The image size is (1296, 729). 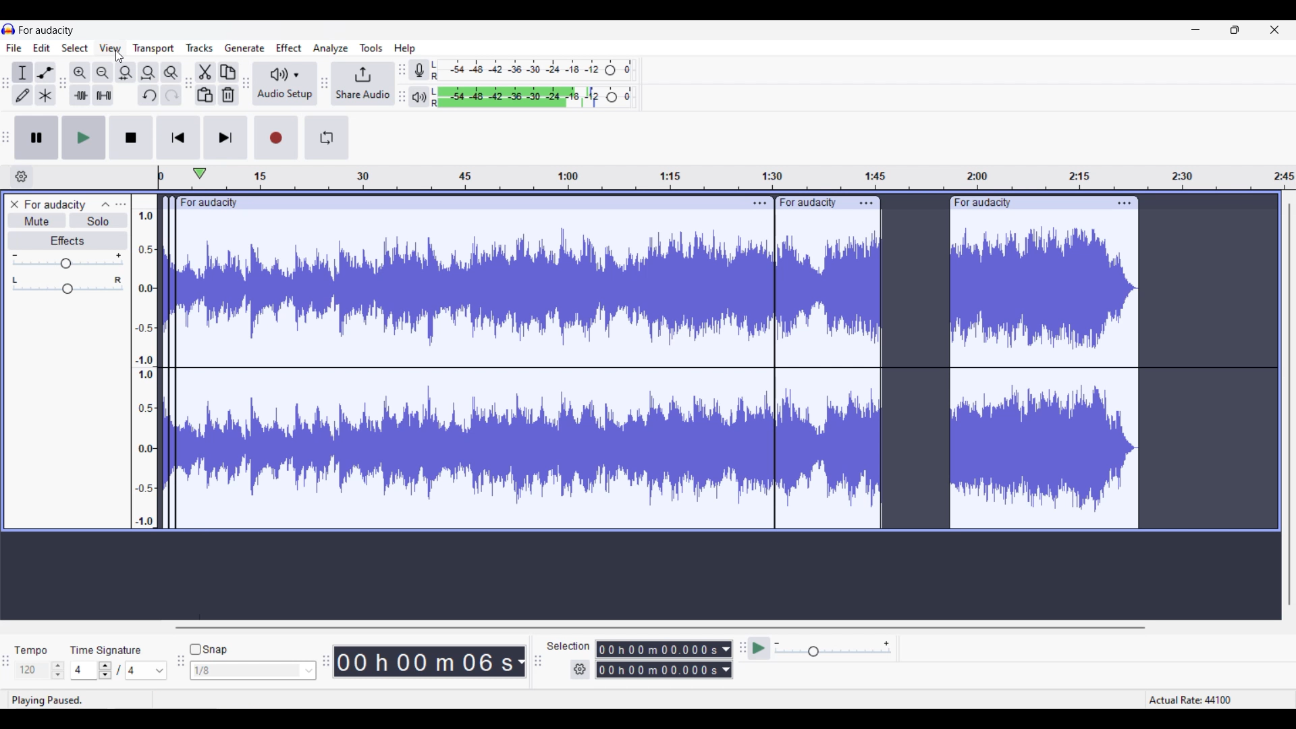 I want to click on Scale to measure sound intensity, so click(x=146, y=369).